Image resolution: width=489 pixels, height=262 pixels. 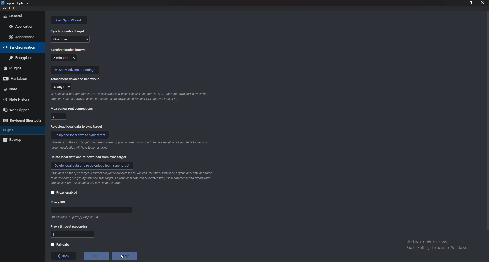 What do you see at coordinates (460, 3) in the screenshot?
I see `minimize` at bounding box center [460, 3].